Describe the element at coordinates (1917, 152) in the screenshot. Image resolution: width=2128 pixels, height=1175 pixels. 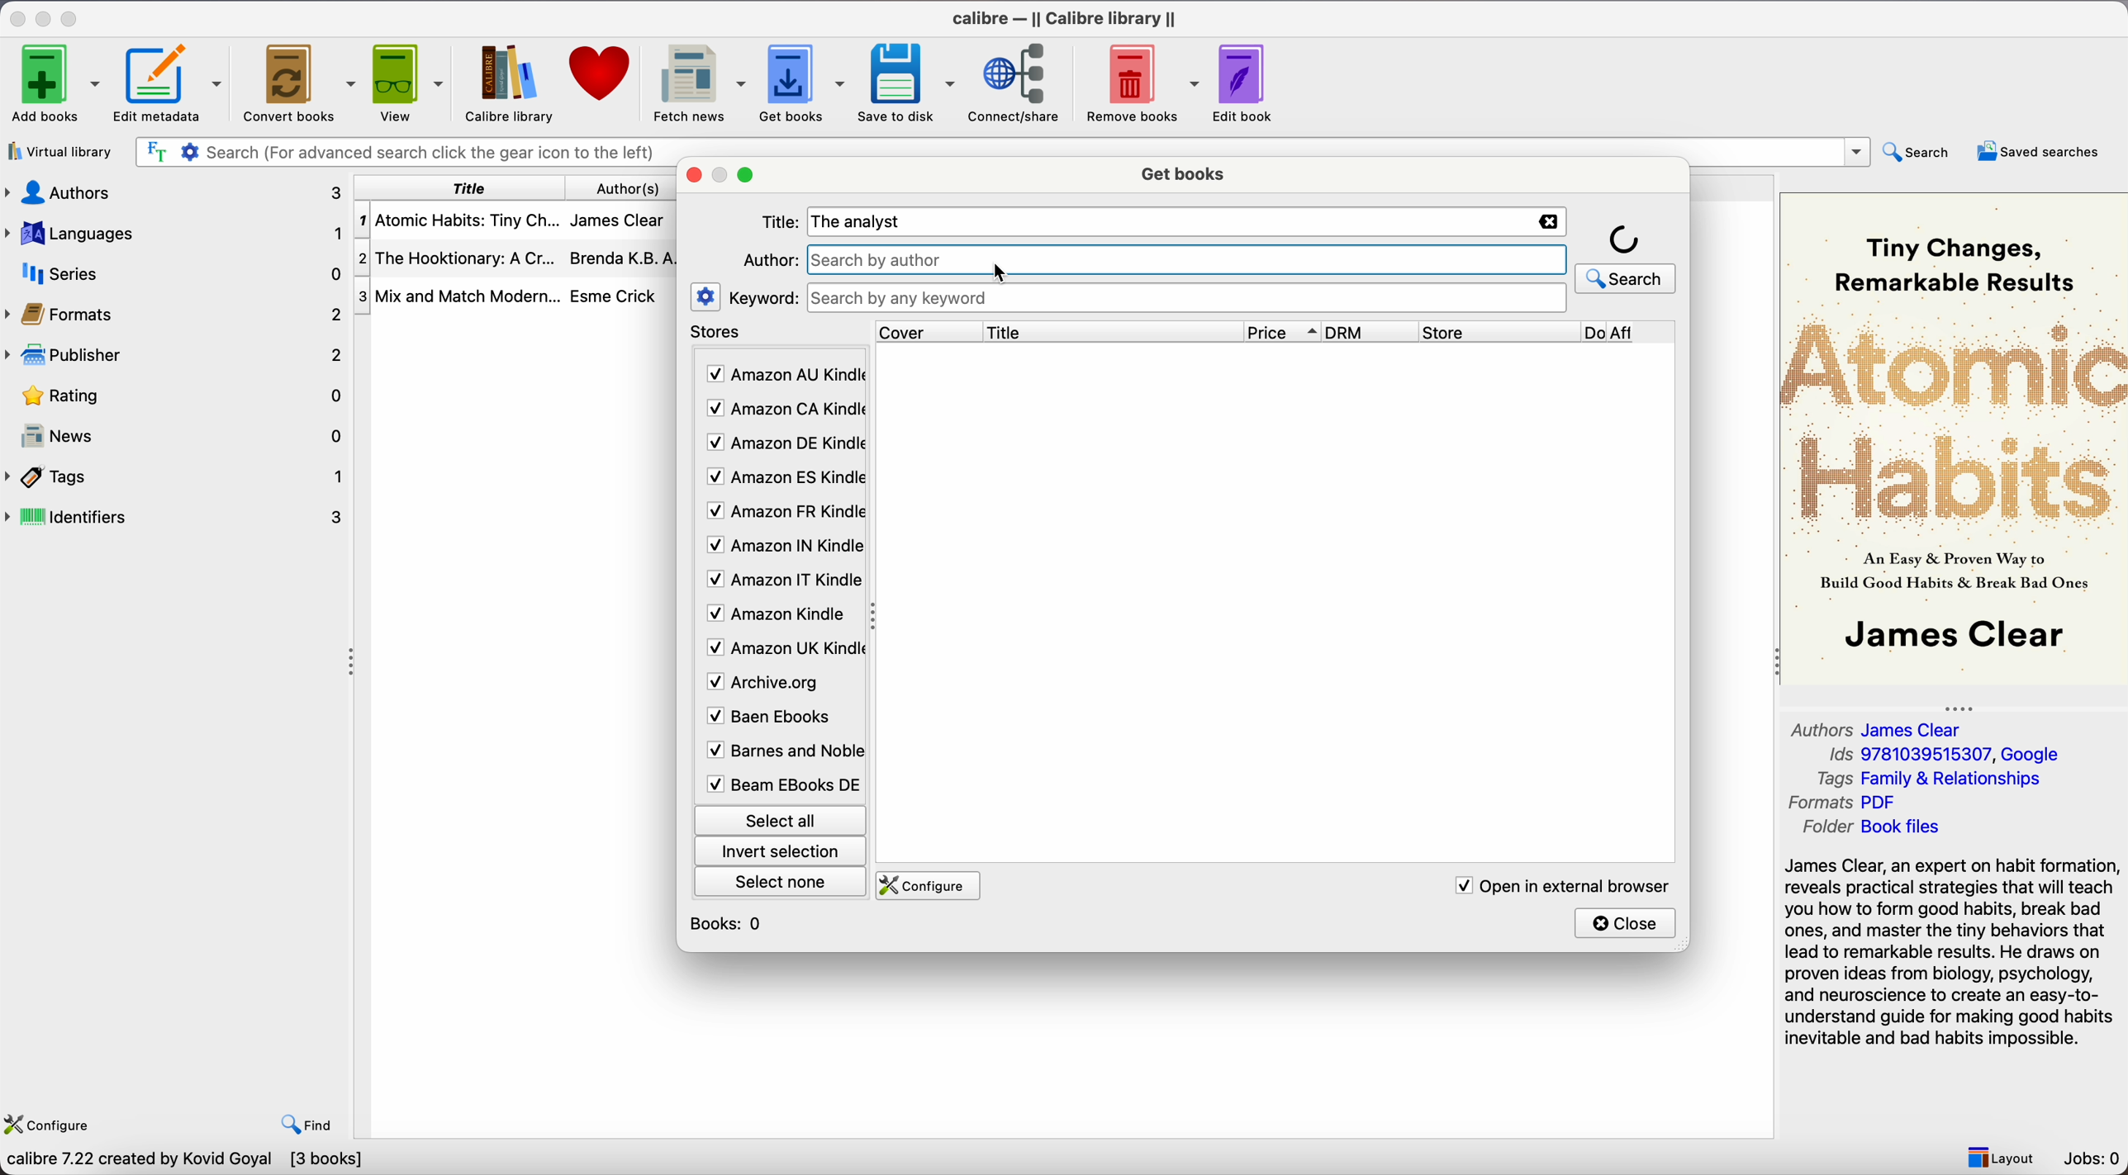
I see `search` at that location.